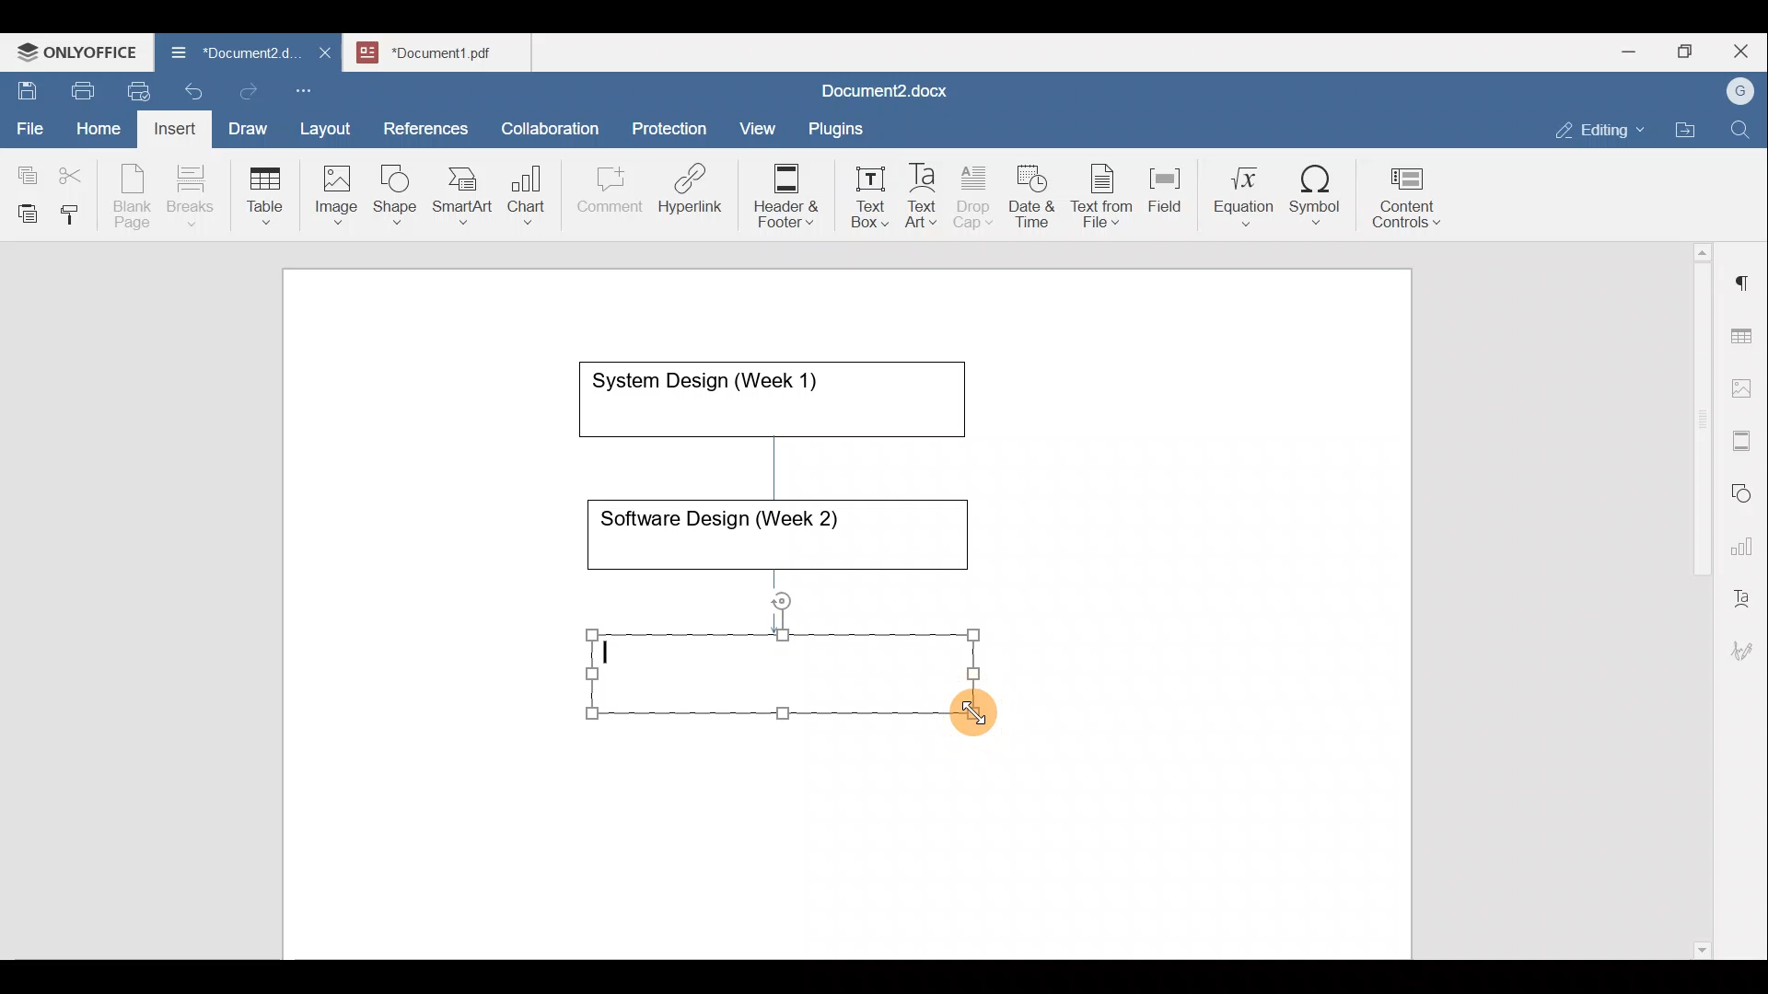  What do you see at coordinates (880, 93) in the screenshot?
I see `Document name` at bounding box center [880, 93].